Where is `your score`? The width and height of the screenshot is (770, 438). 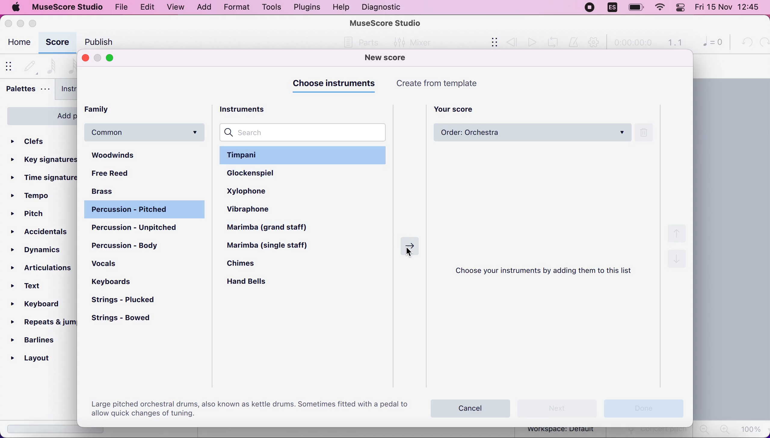
your score is located at coordinates (458, 108).